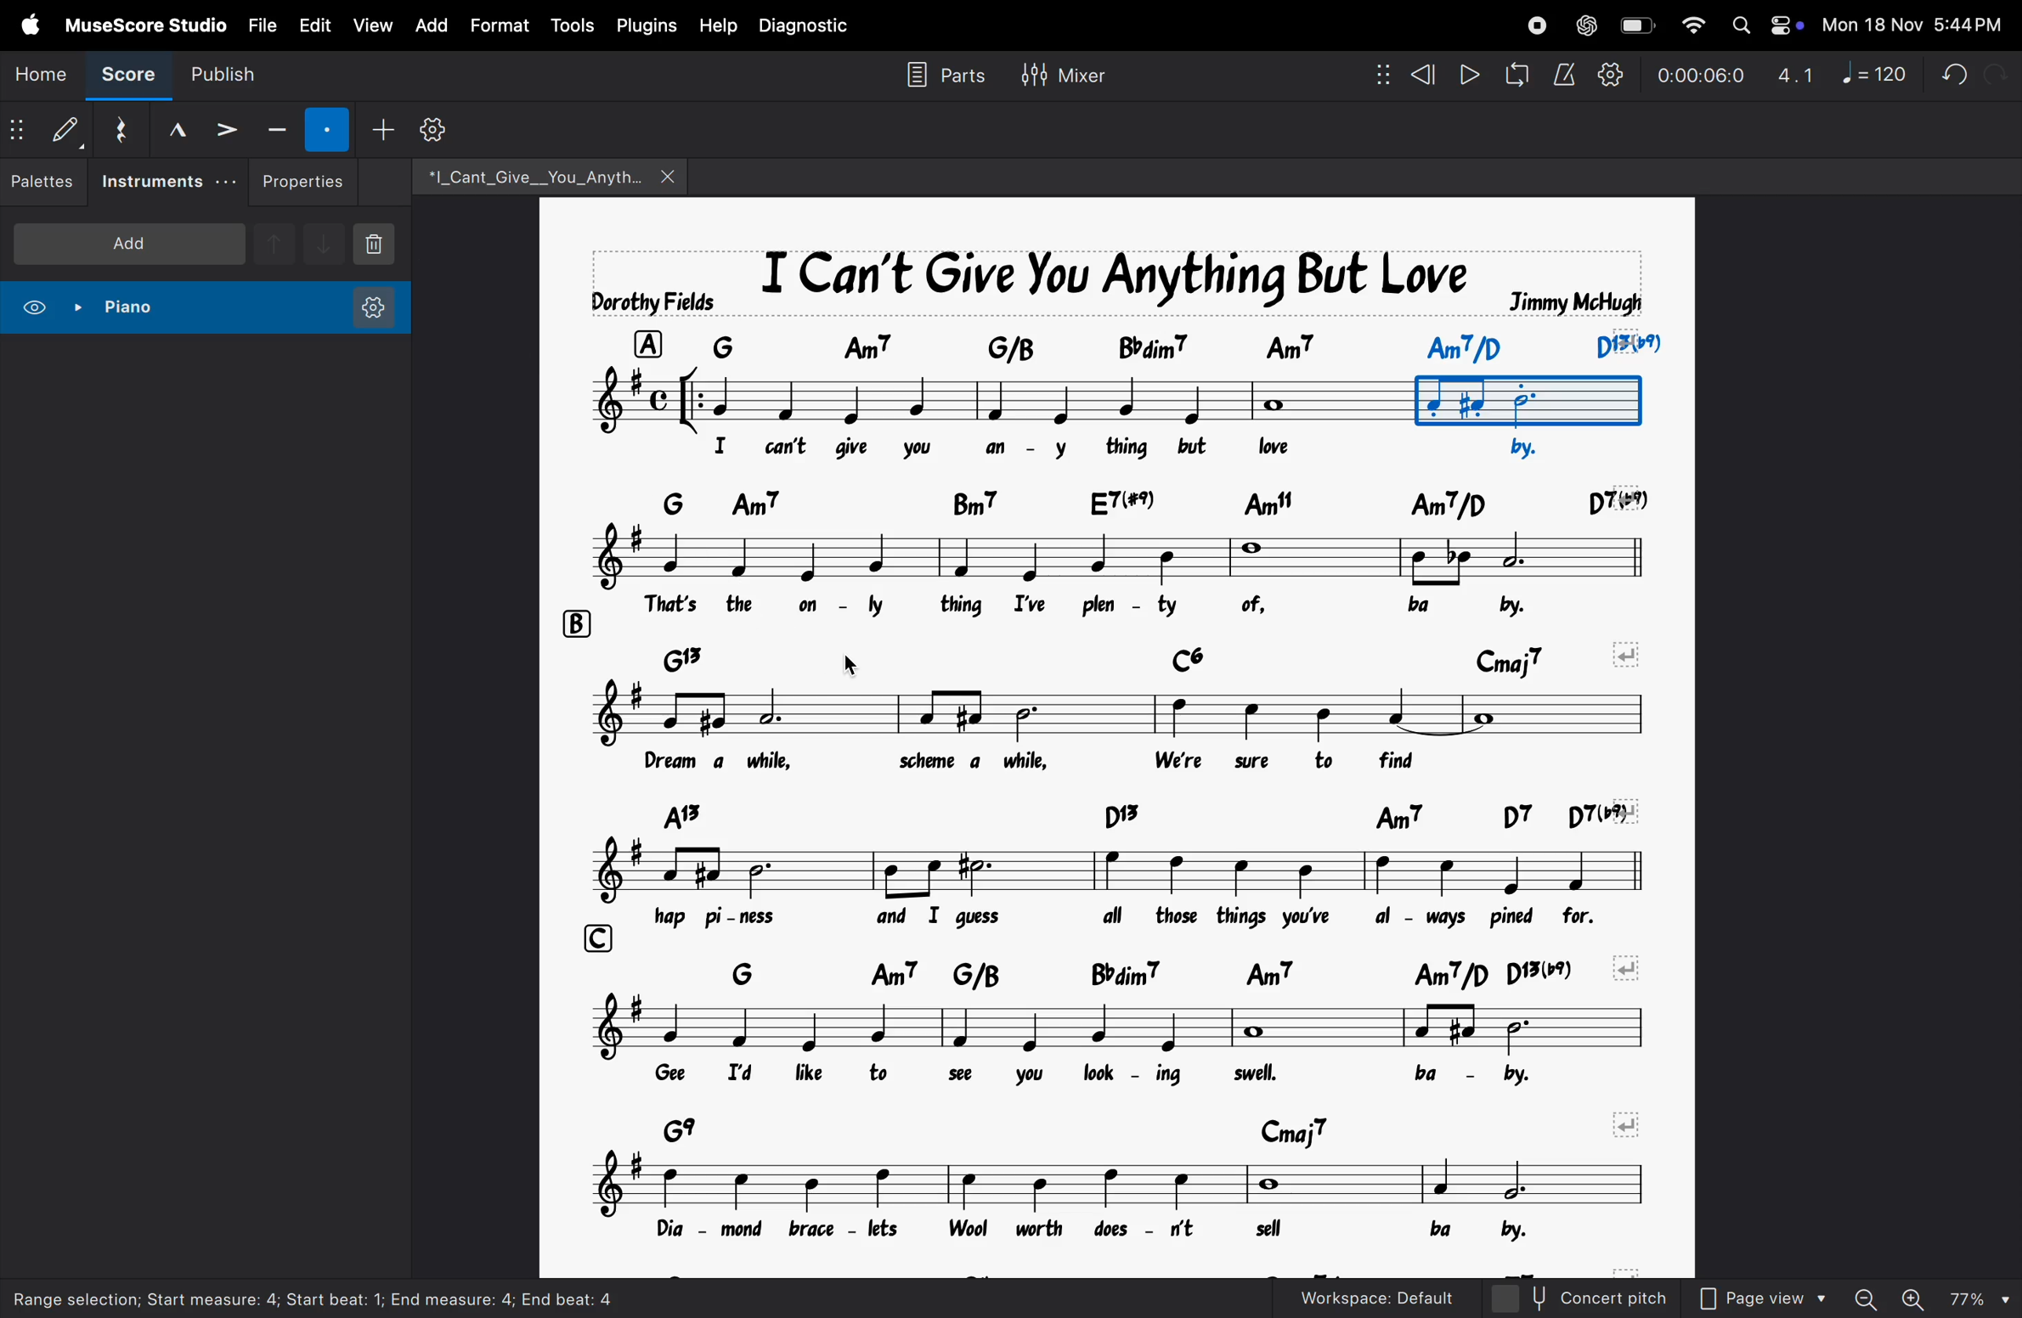 The height and width of the screenshot is (1318, 2022). I want to click on rows, so click(574, 622).